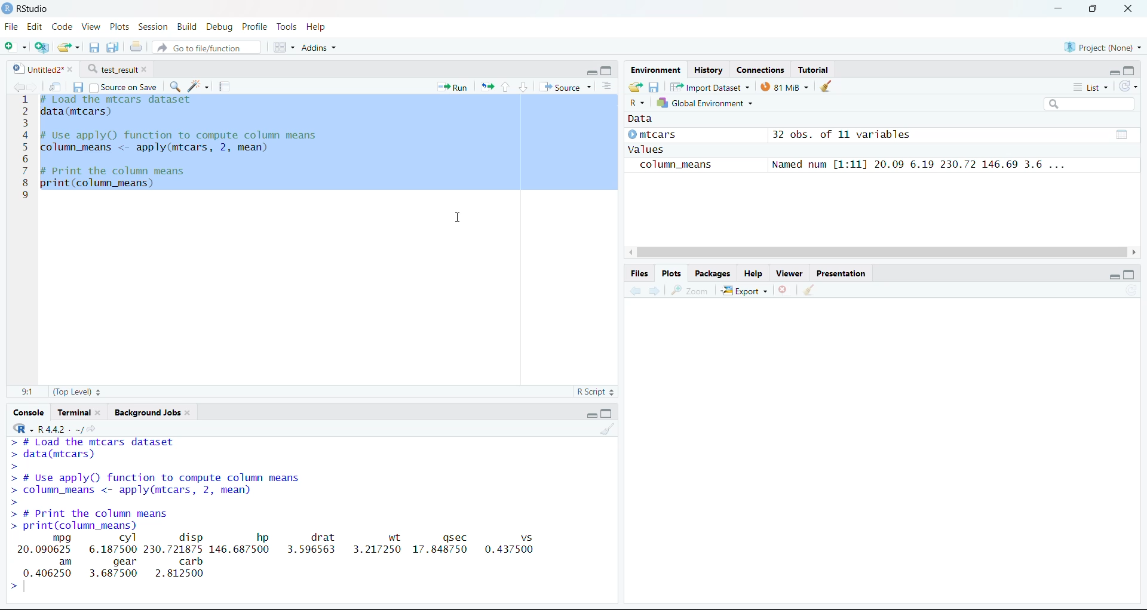 The height and width of the screenshot is (610, 1147). Describe the element at coordinates (637, 290) in the screenshot. I see `Go back to the previous source location (Ctrl + F9)` at that location.